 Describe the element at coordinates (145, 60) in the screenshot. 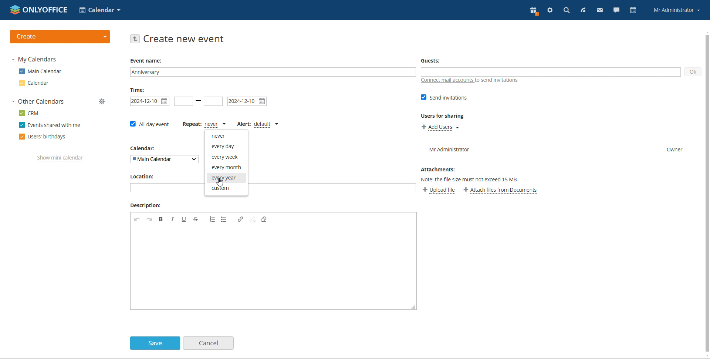

I see `Event name:` at that location.